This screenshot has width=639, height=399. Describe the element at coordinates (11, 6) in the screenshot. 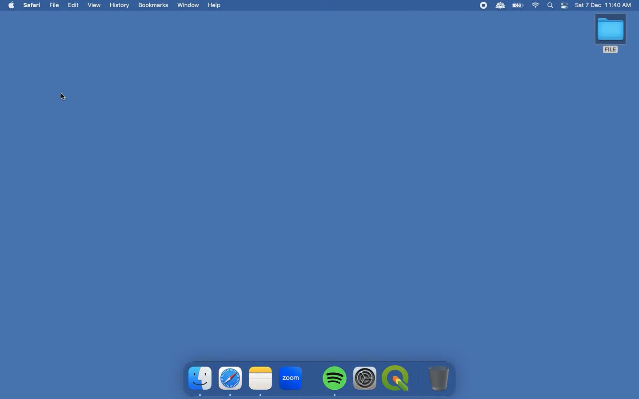

I see `Apple Logo` at that location.